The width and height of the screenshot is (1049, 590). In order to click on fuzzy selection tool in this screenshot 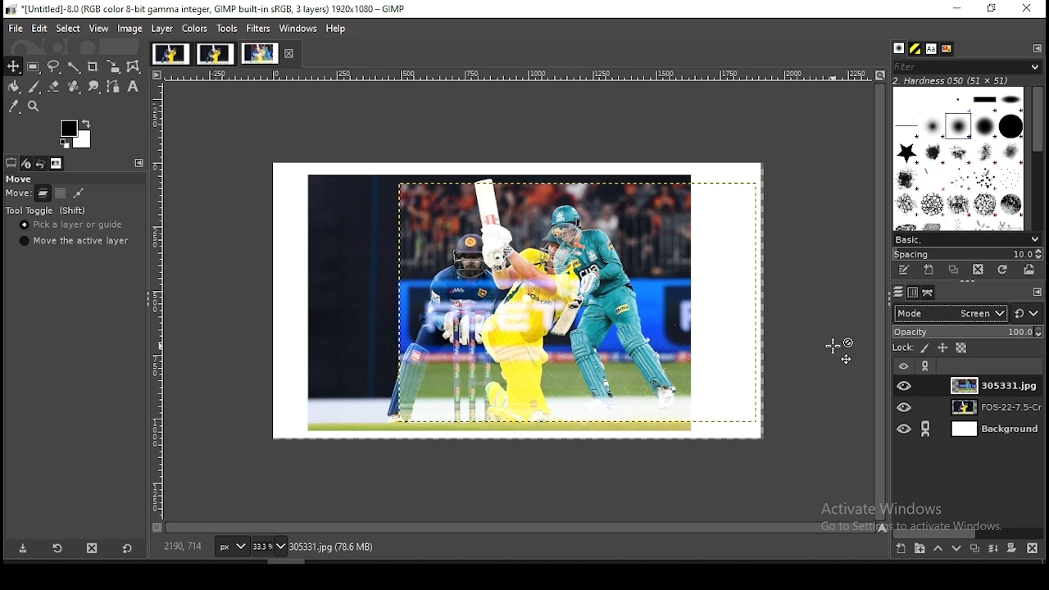, I will do `click(74, 67)`.